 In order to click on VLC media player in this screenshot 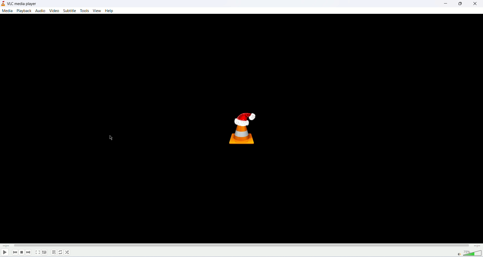, I will do `click(23, 4)`.